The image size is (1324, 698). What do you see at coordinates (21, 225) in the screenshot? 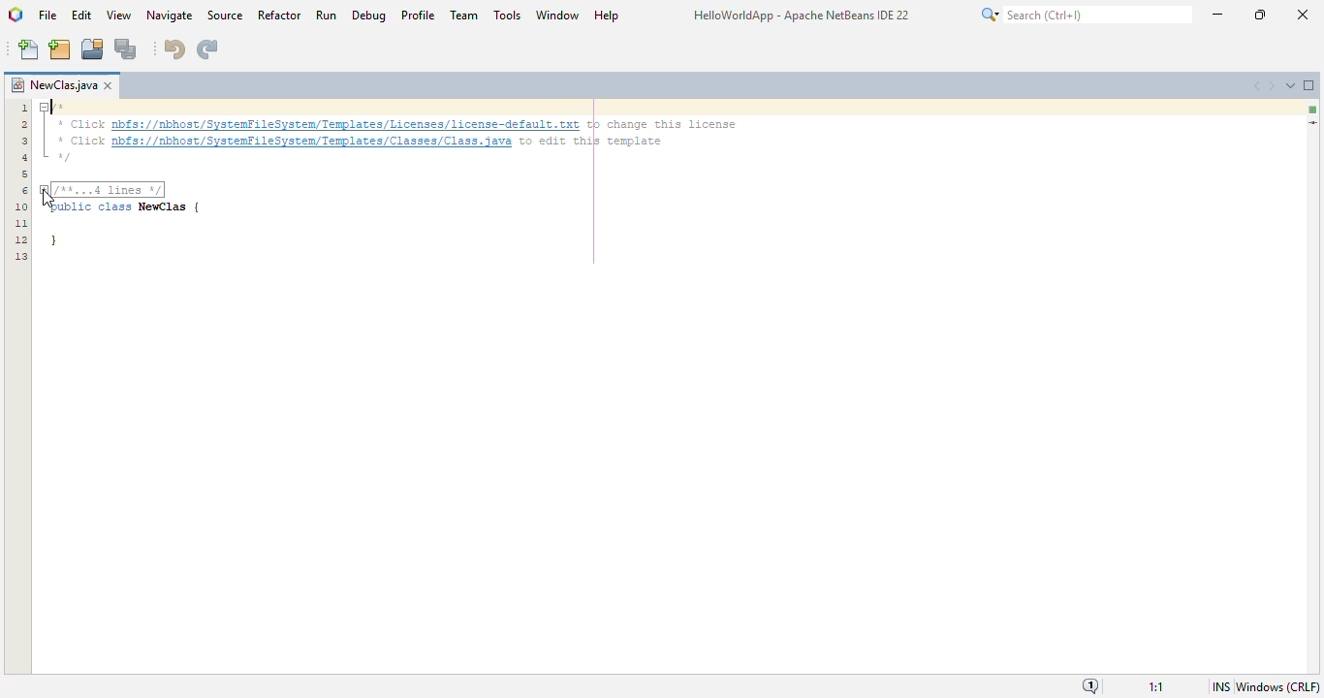
I see `4 lines collapsed` at bounding box center [21, 225].